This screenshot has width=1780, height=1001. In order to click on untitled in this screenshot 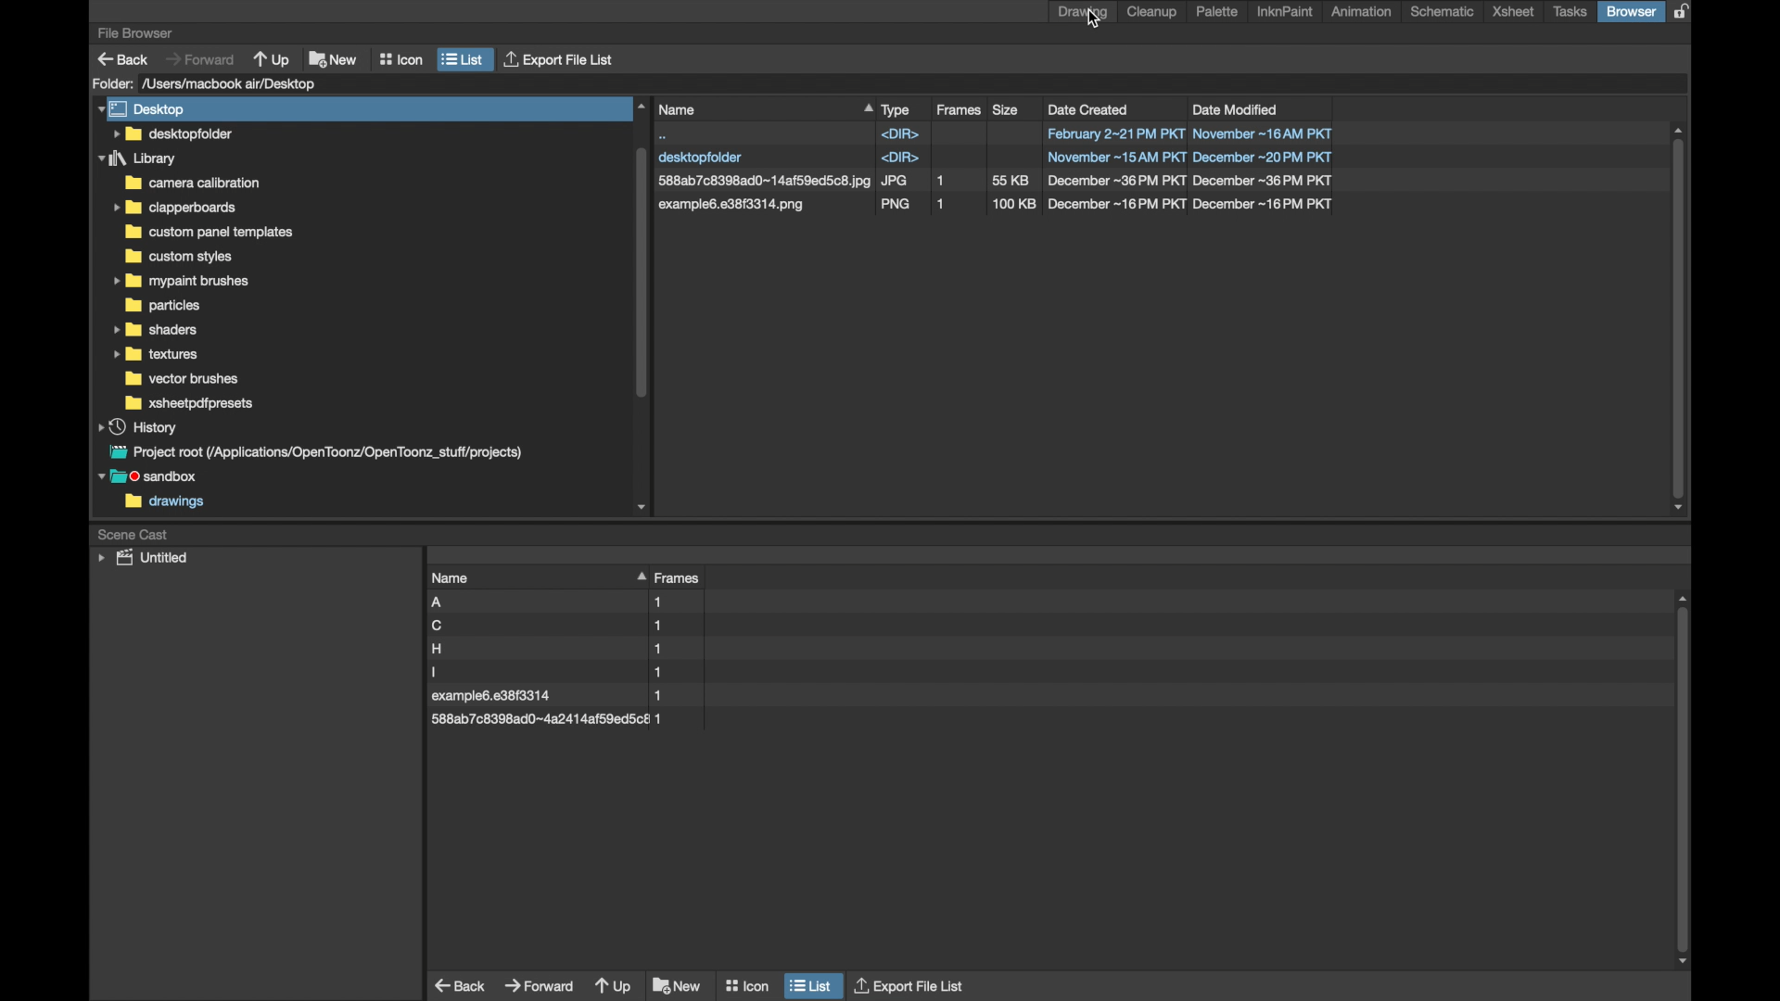, I will do `click(143, 558)`.